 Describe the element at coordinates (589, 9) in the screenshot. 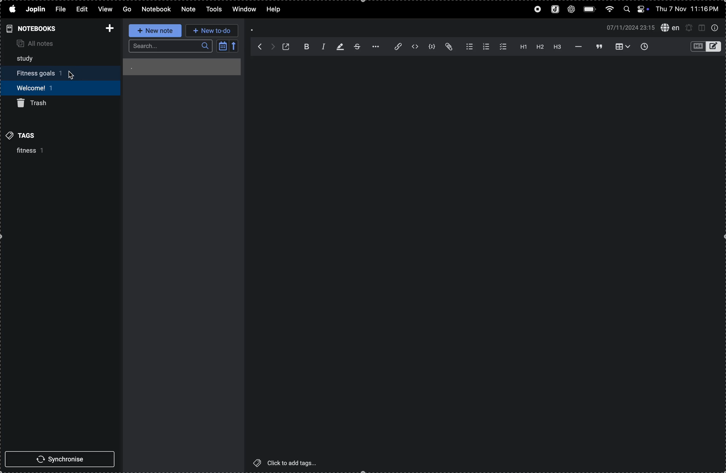

I see `battery` at that location.